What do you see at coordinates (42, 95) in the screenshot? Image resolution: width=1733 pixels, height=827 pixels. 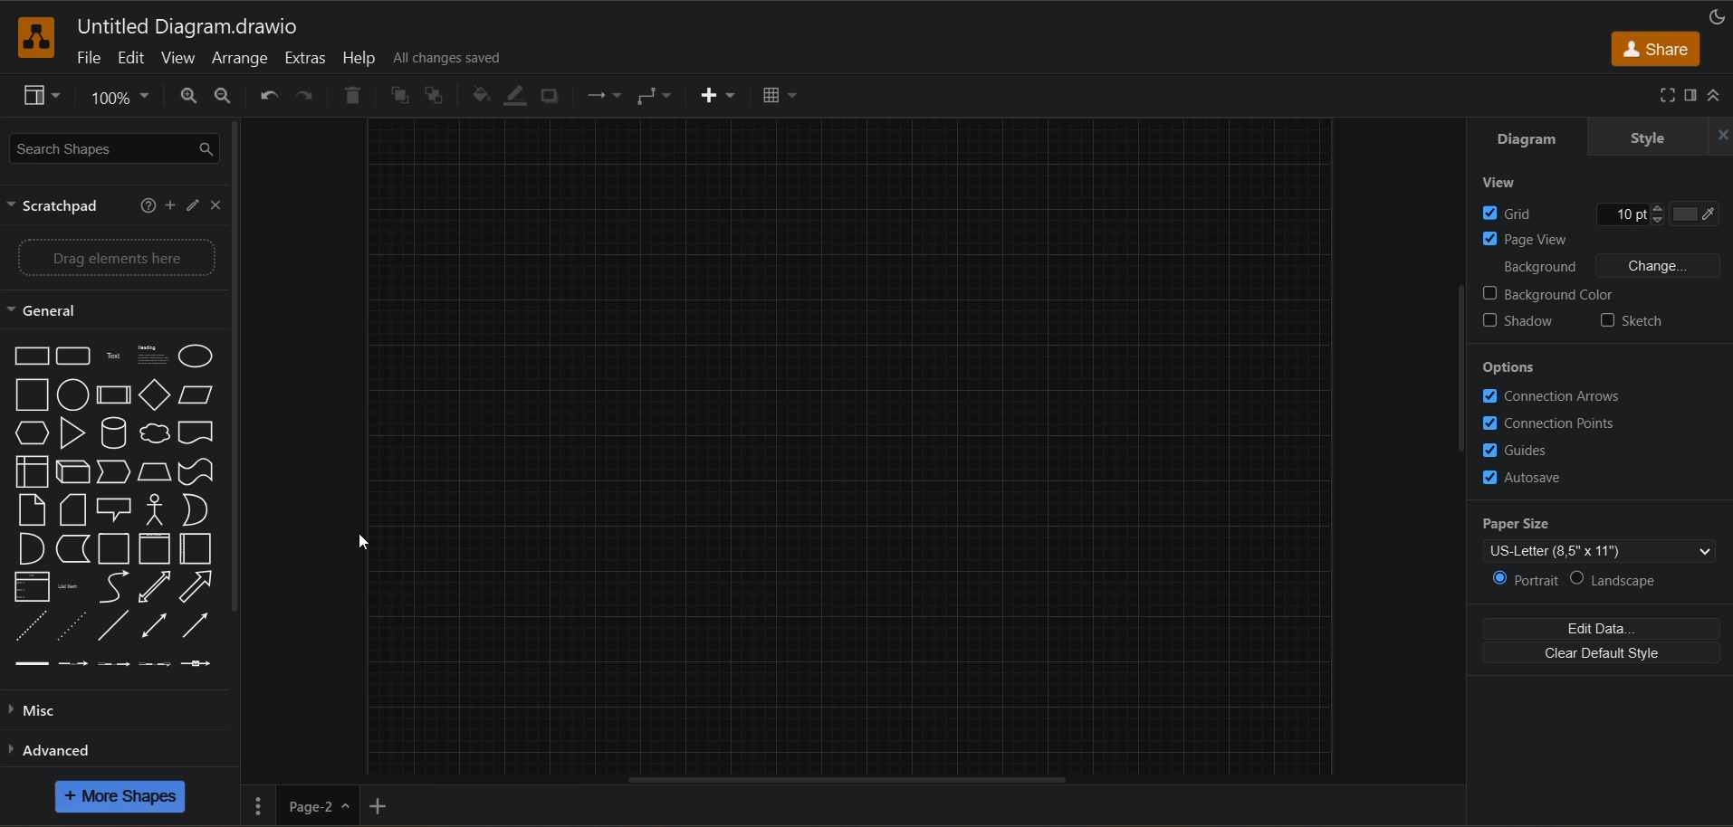 I see `view` at bounding box center [42, 95].